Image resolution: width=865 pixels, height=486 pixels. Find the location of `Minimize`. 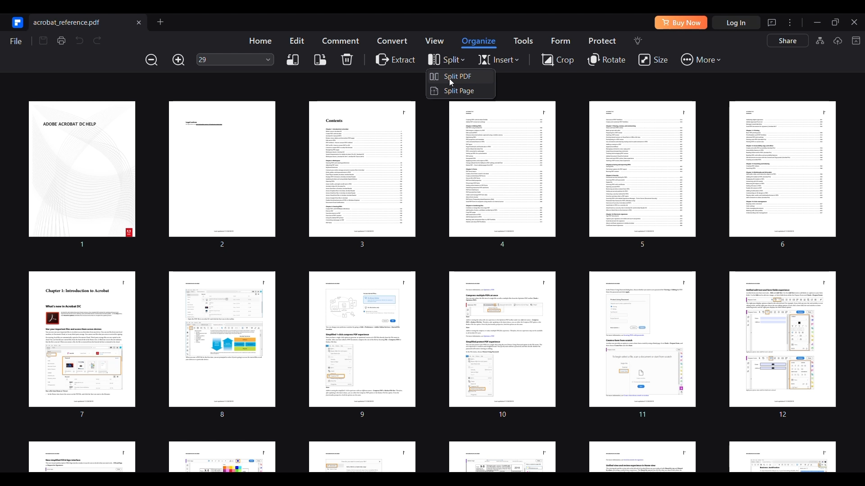

Minimize is located at coordinates (817, 22).